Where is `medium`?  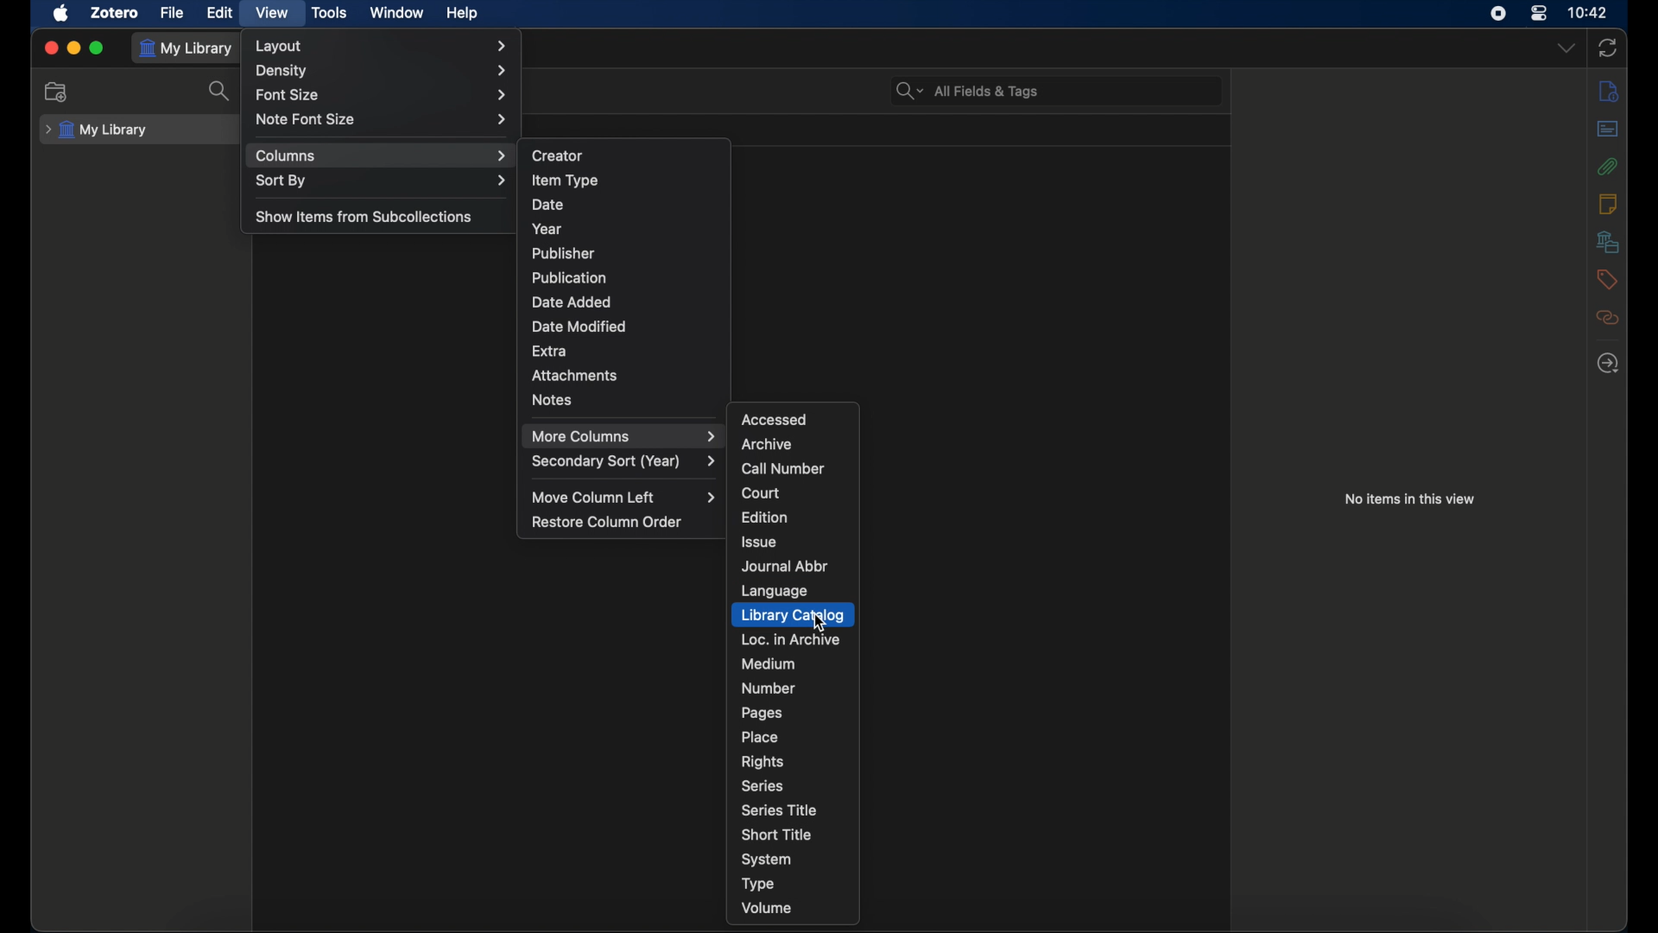 medium is located at coordinates (769, 664).